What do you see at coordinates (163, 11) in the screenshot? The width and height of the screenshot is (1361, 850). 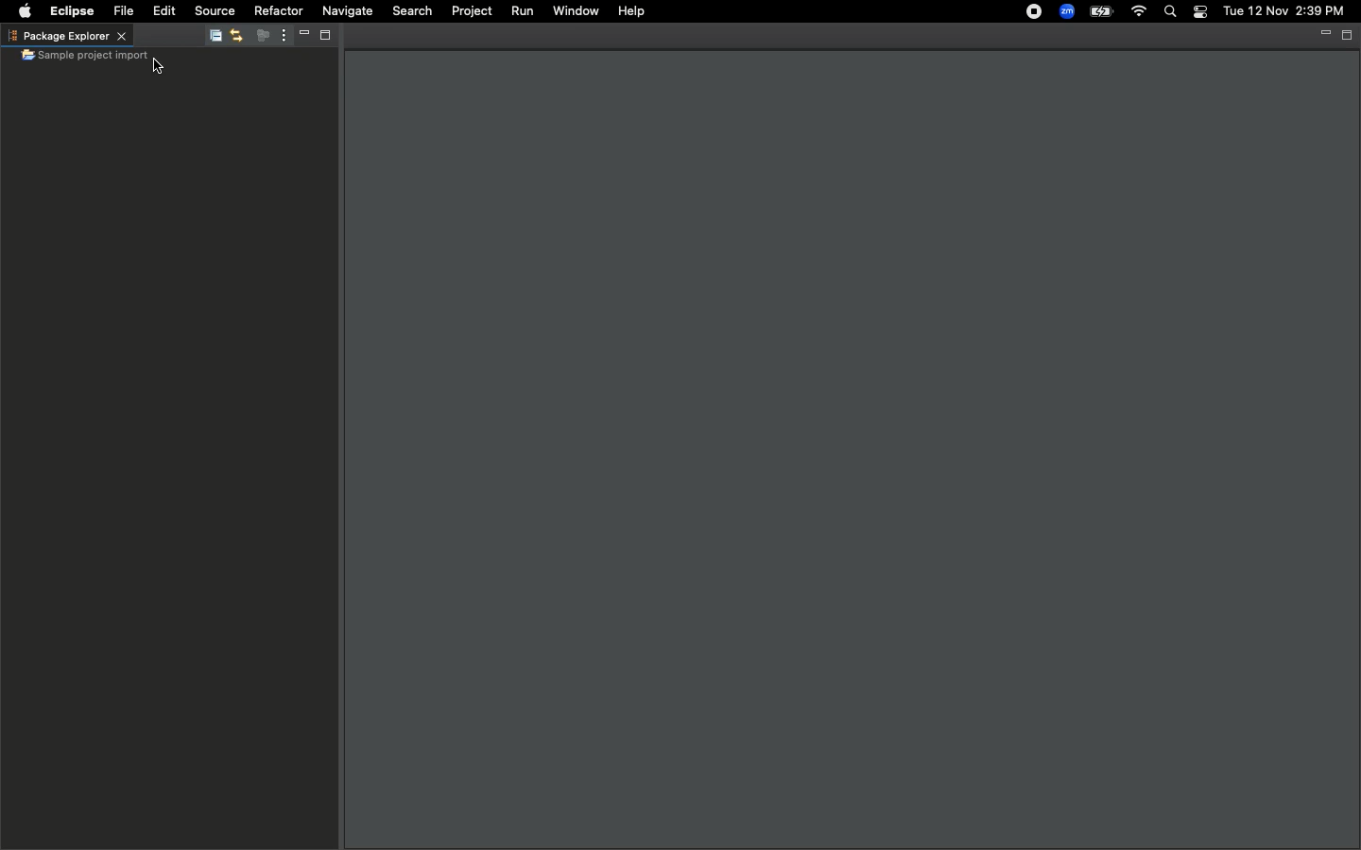 I see `Edit` at bounding box center [163, 11].